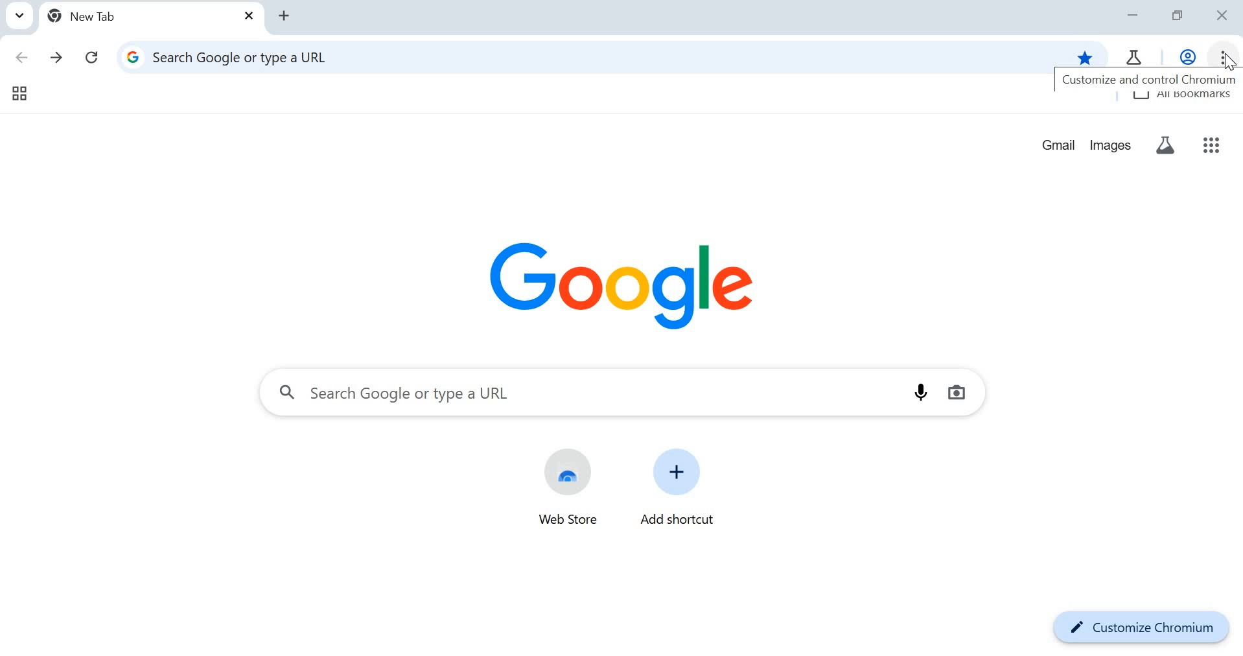  I want to click on customize and control chromium, so click(1225, 57).